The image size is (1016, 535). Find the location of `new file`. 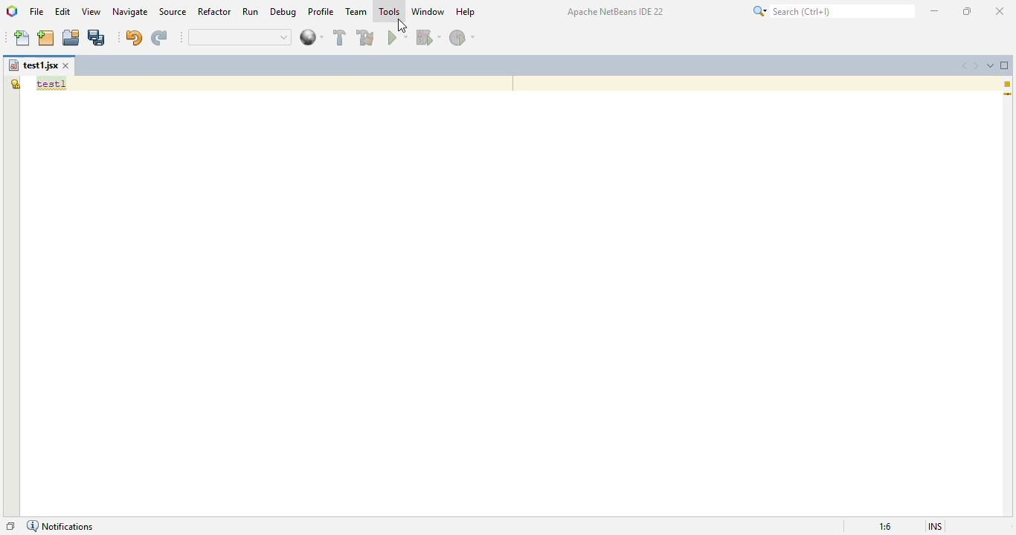

new file is located at coordinates (23, 38).